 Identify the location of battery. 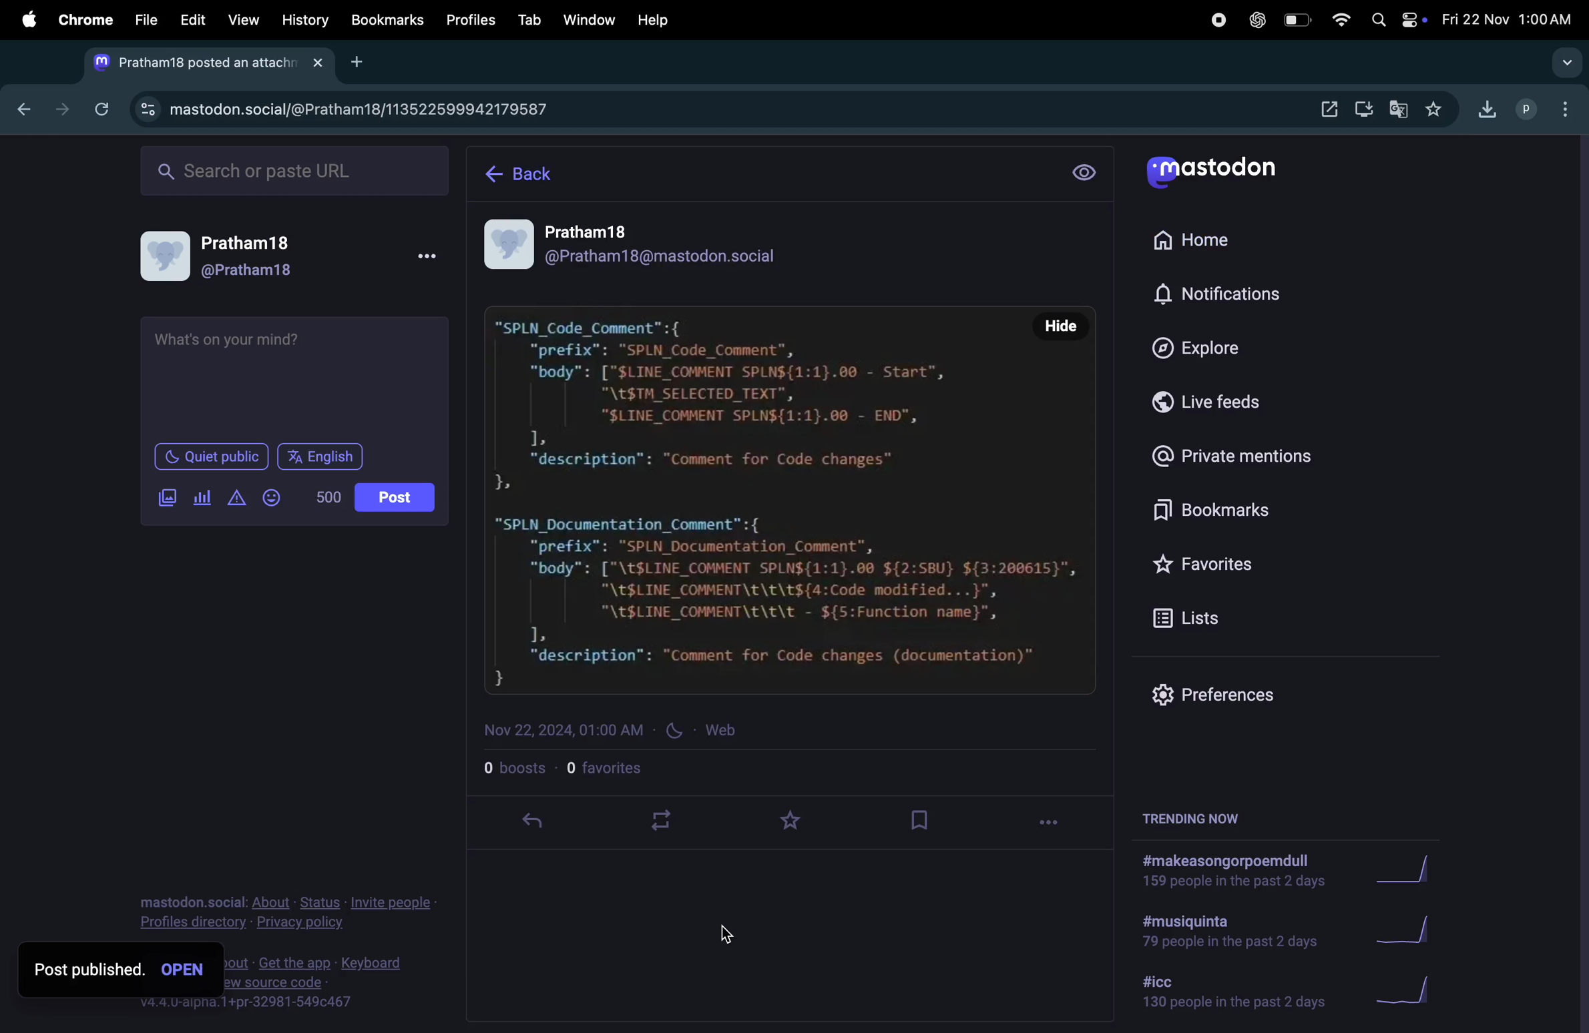
(1291, 20).